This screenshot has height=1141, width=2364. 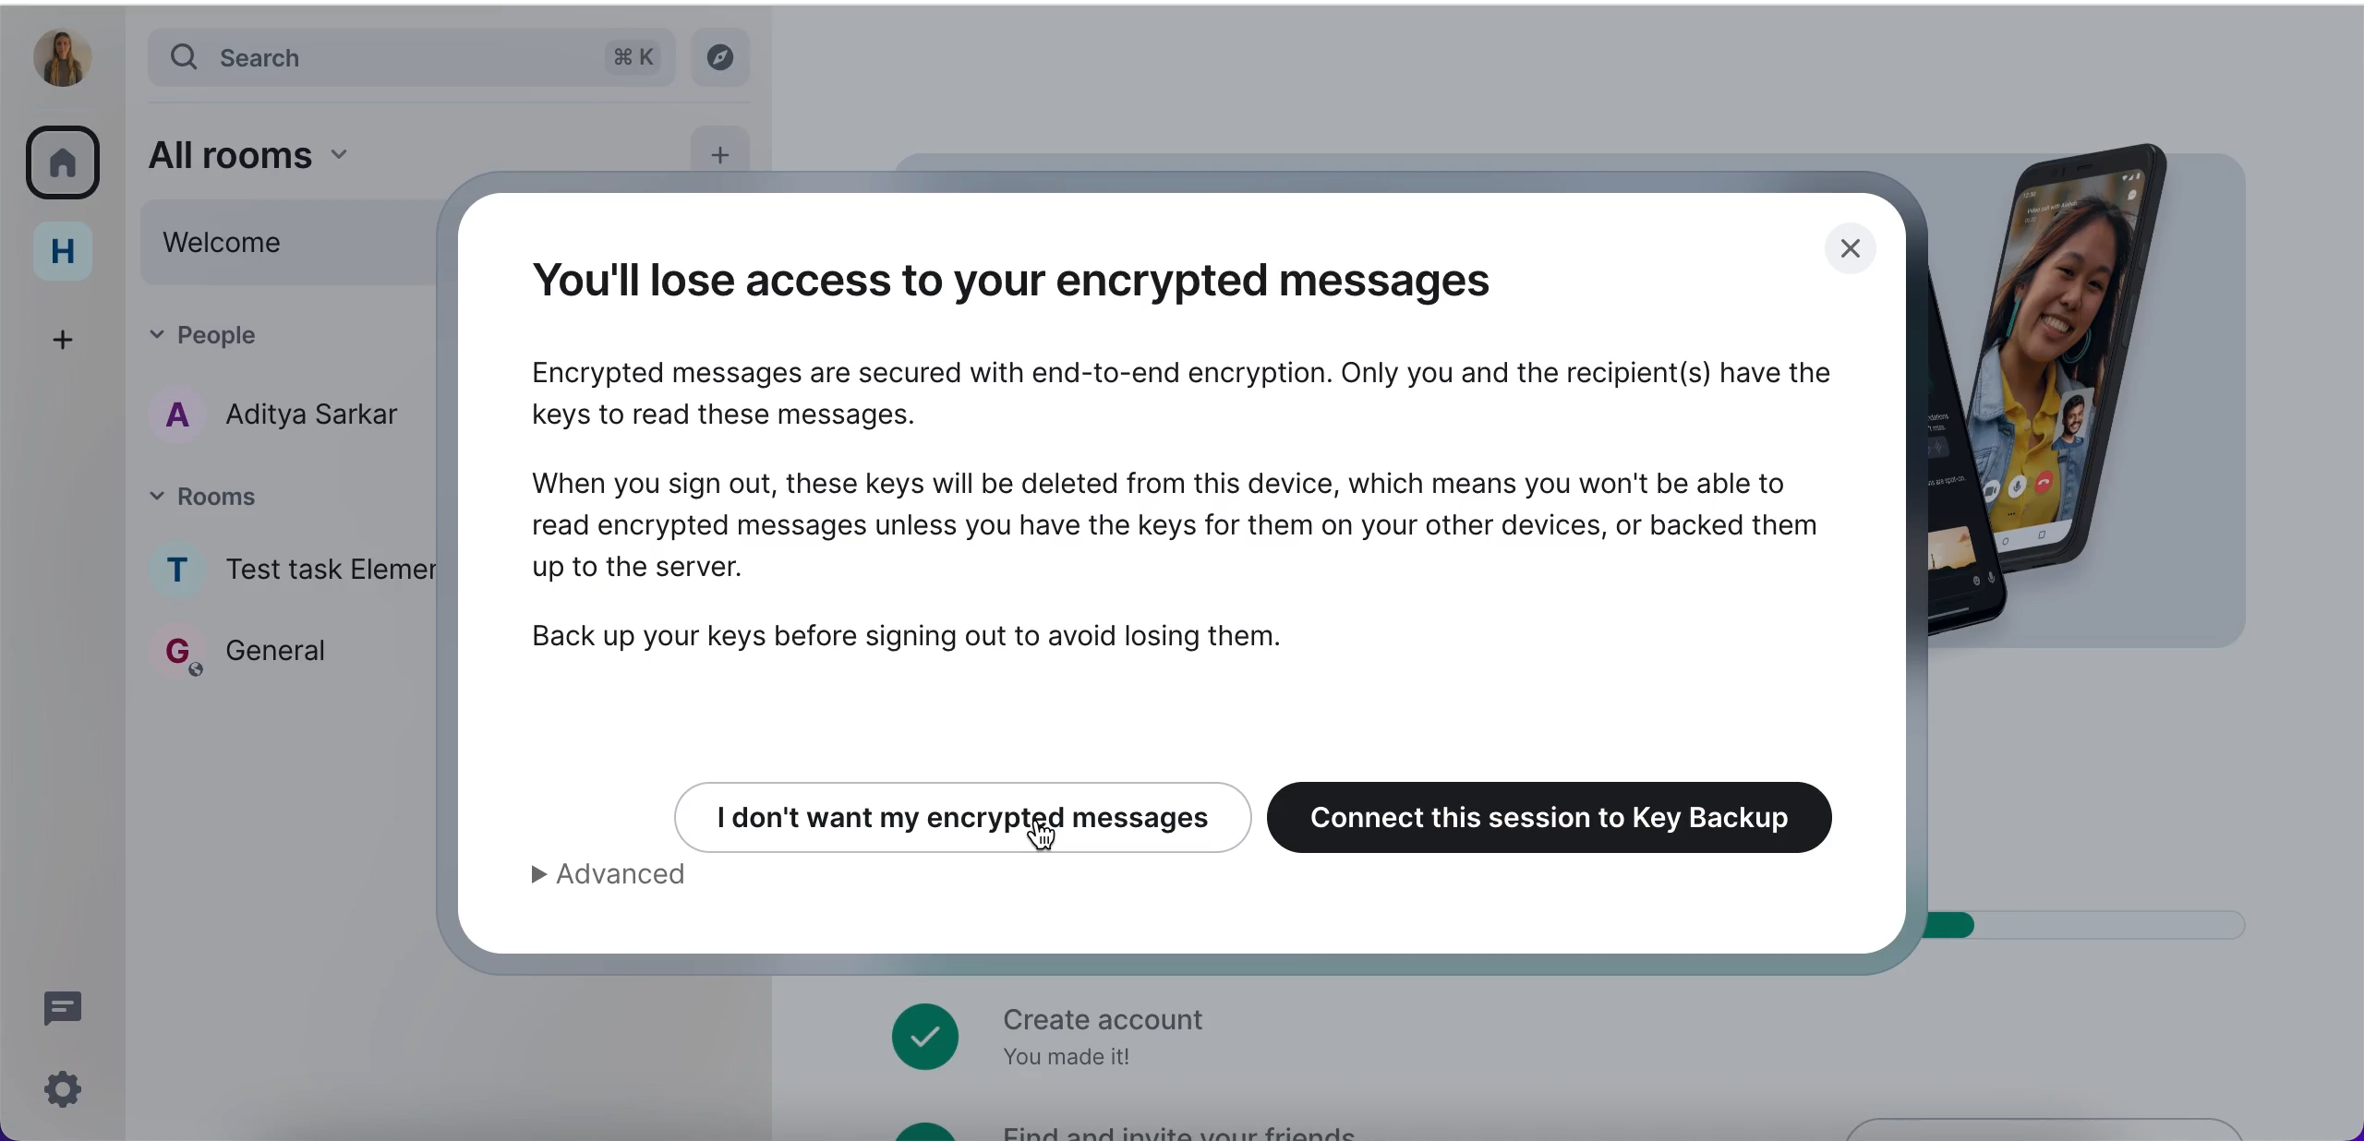 What do you see at coordinates (64, 57) in the screenshot?
I see `user` at bounding box center [64, 57].